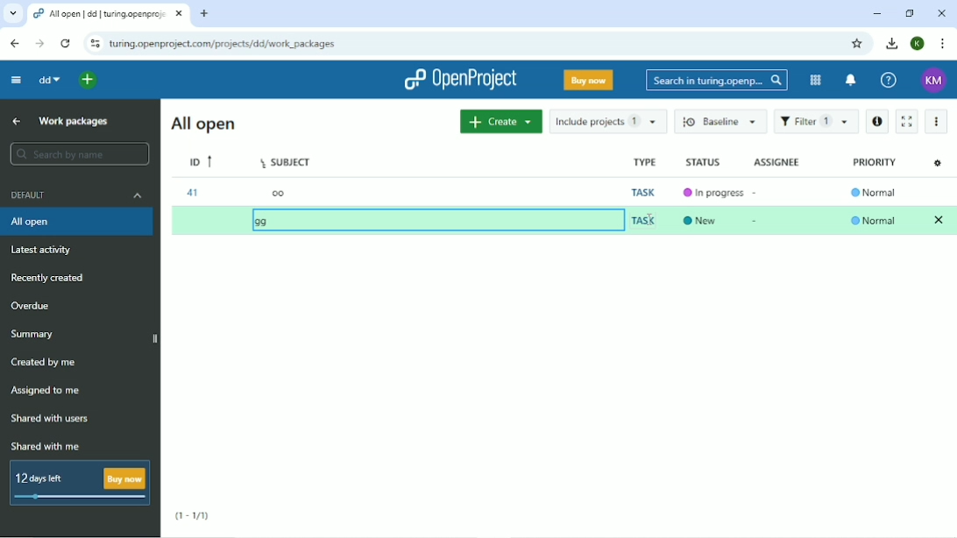 The image size is (957, 538). What do you see at coordinates (51, 418) in the screenshot?
I see `Shared with users` at bounding box center [51, 418].